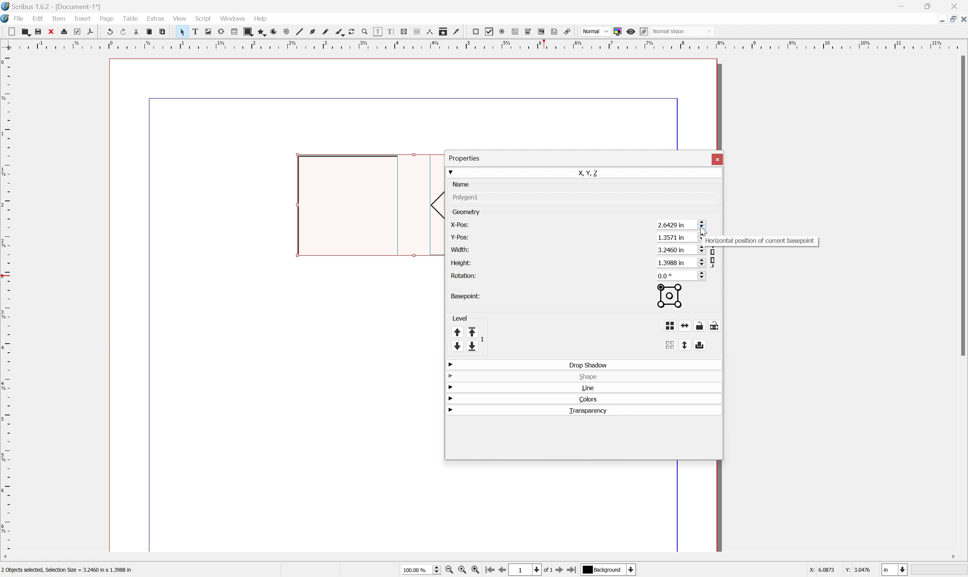 The height and width of the screenshot is (577, 968). I want to click on basepoint, so click(673, 296).